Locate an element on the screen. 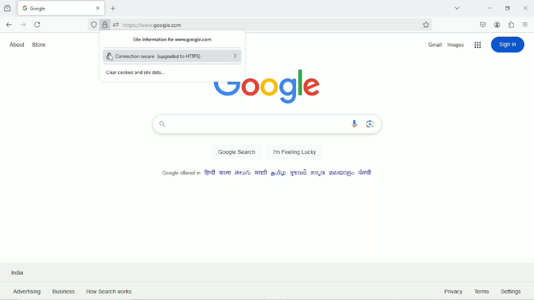 This screenshot has width=534, height=300. language is located at coordinates (297, 173).